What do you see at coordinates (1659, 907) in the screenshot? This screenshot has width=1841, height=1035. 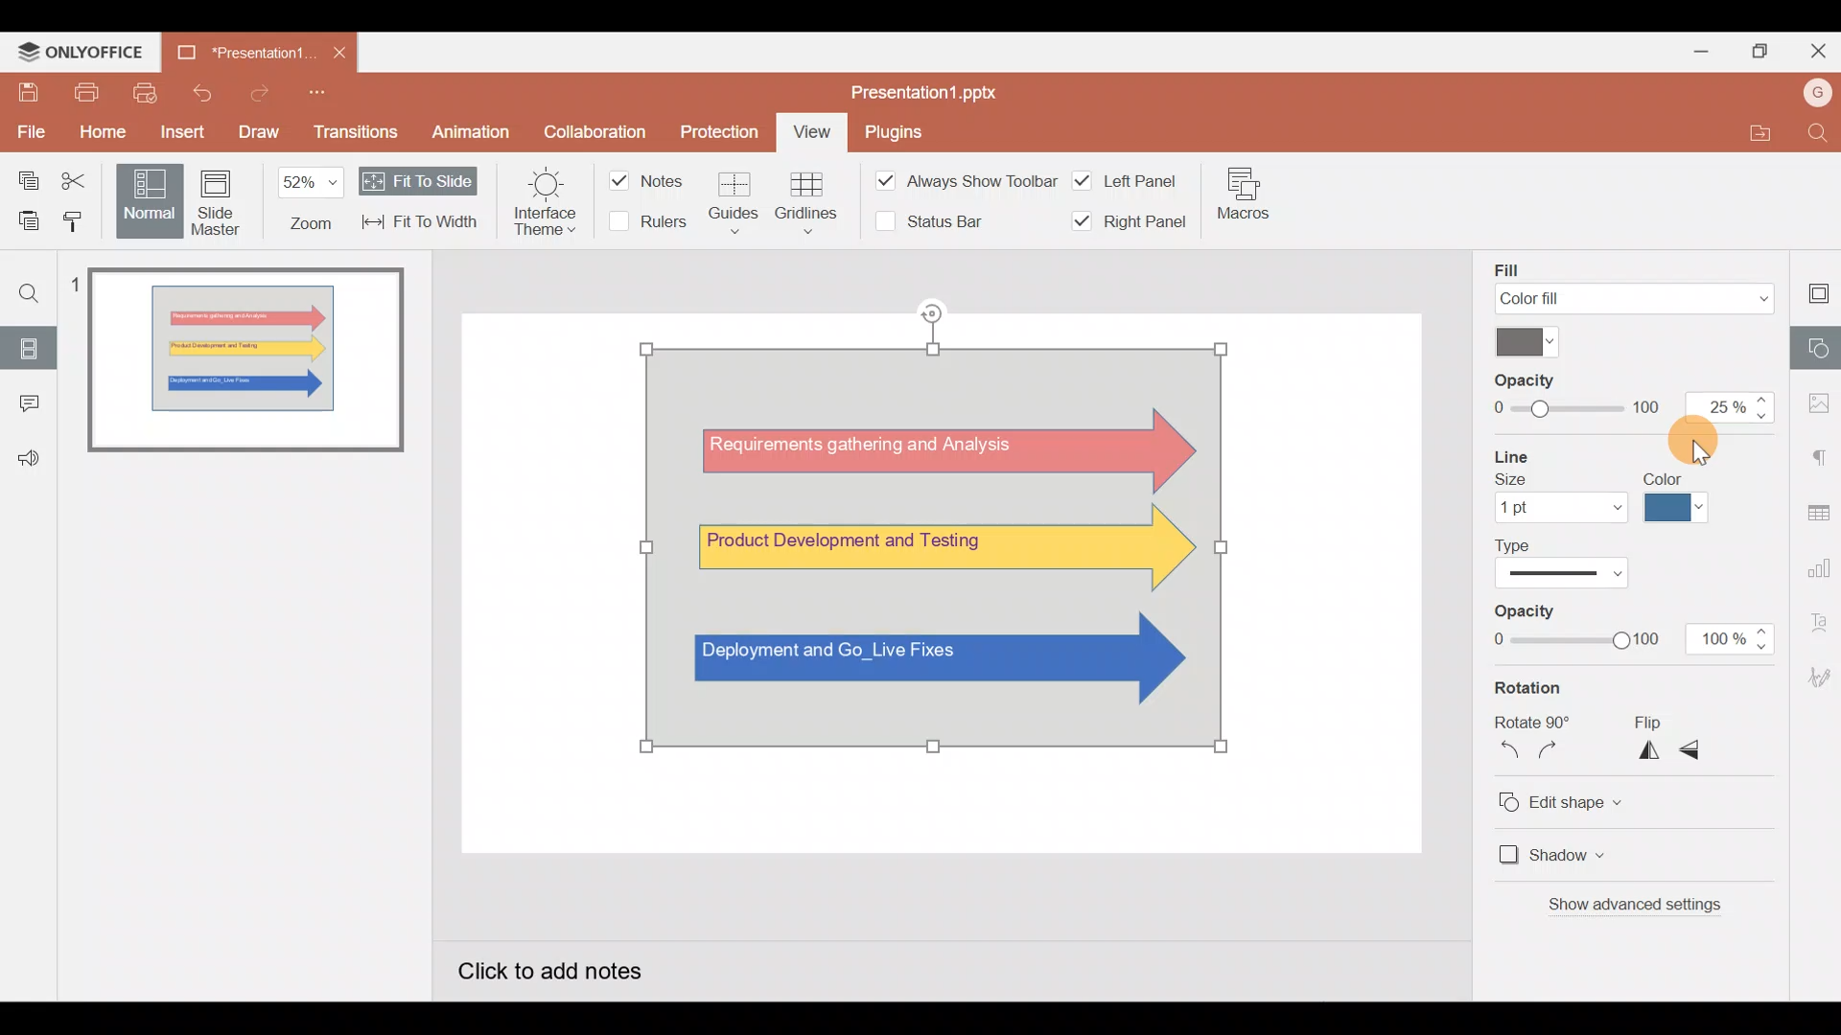 I see `Show advanced settings` at bounding box center [1659, 907].